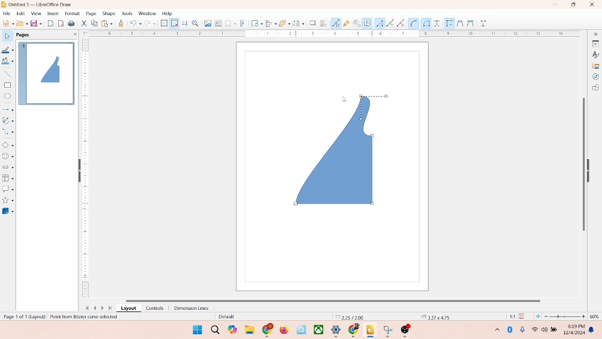  I want to click on vertical scroll bar, so click(583, 163).